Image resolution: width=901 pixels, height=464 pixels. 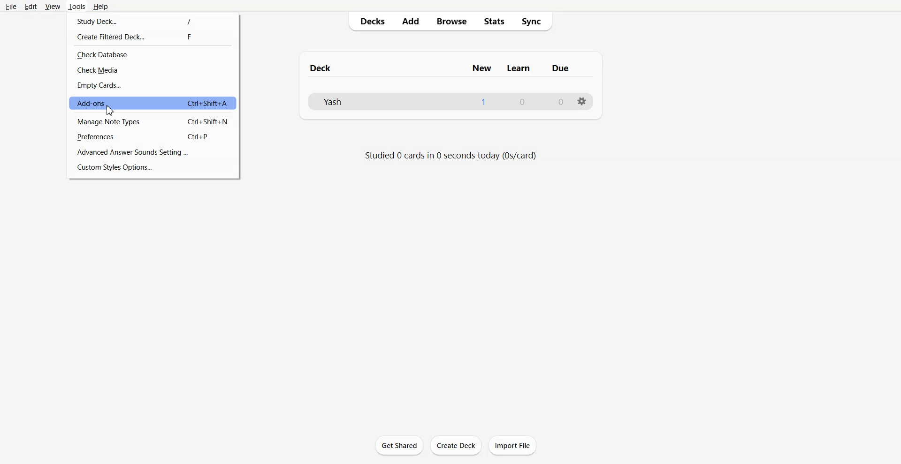 What do you see at coordinates (30, 7) in the screenshot?
I see `Edit` at bounding box center [30, 7].